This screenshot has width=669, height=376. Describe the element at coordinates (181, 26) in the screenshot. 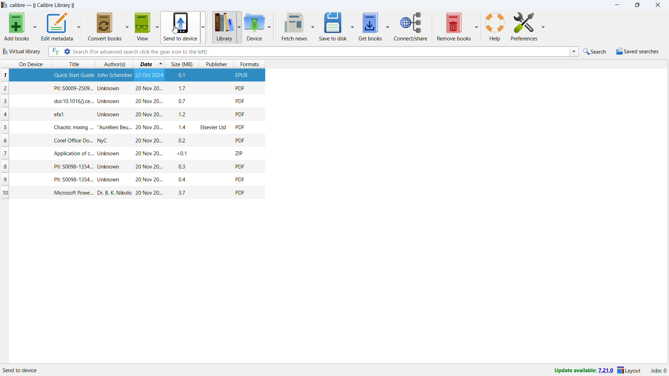

I see `send to device` at that location.